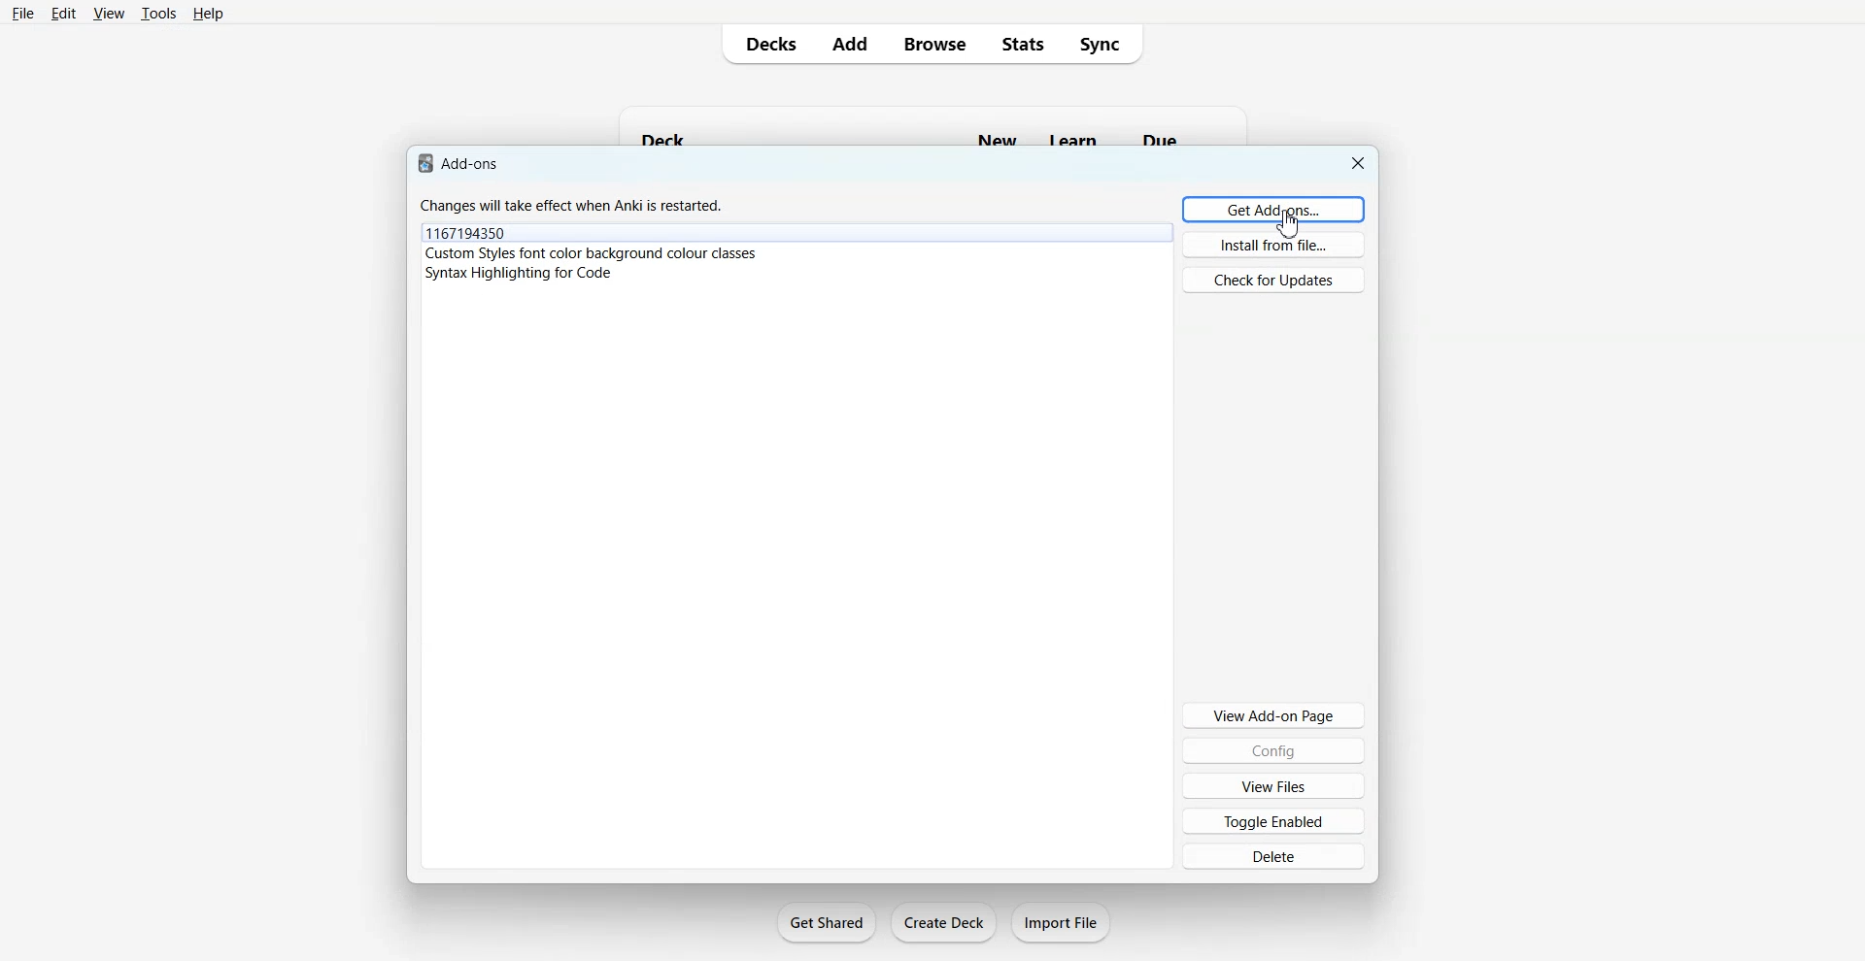 The width and height of the screenshot is (1865, 961). Describe the element at coordinates (935, 45) in the screenshot. I see `Browse` at that location.